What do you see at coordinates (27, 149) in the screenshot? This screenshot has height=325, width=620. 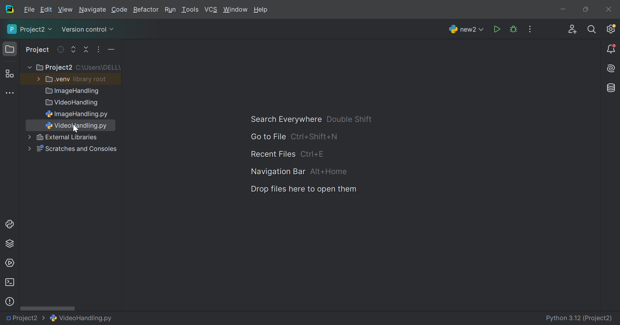 I see `more` at bounding box center [27, 149].